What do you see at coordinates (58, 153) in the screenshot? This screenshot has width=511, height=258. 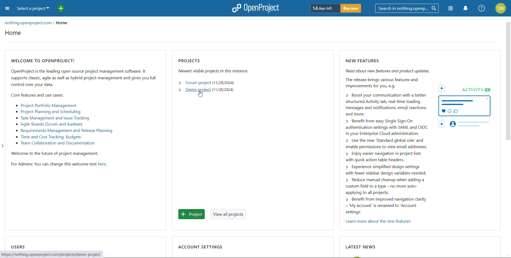 I see `welcome to the future of project management.` at bounding box center [58, 153].